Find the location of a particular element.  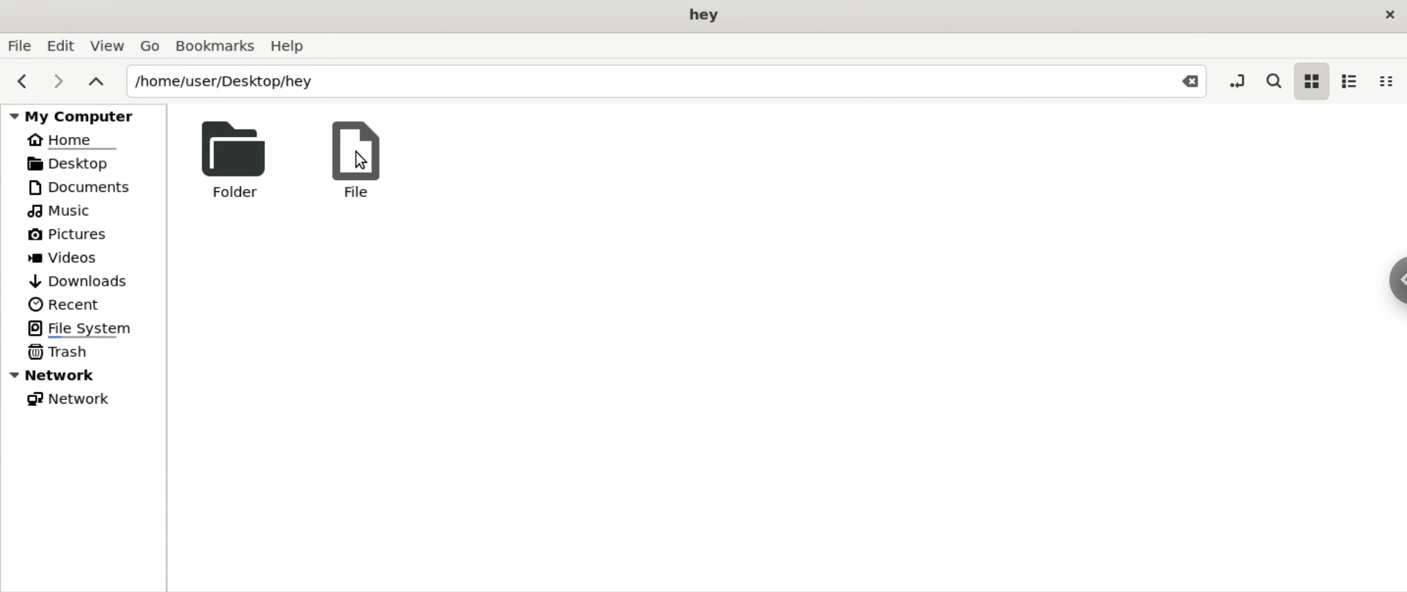

list view is located at coordinates (1352, 81).